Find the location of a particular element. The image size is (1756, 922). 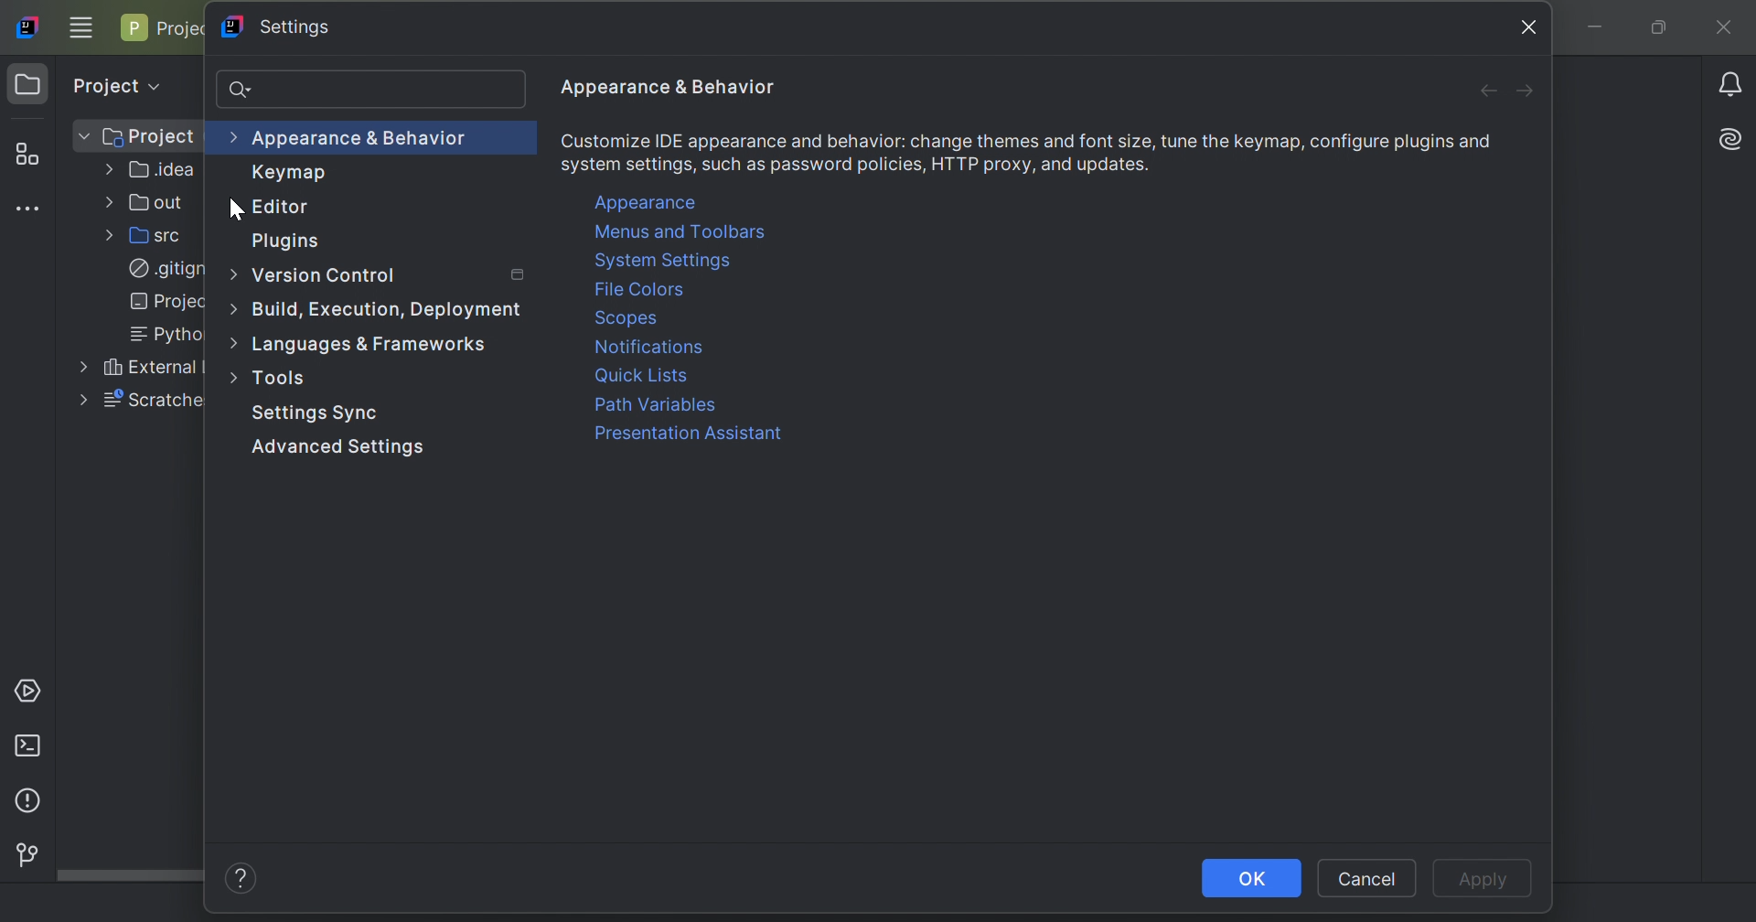

Appearance bar is located at coordinates (352, 140).